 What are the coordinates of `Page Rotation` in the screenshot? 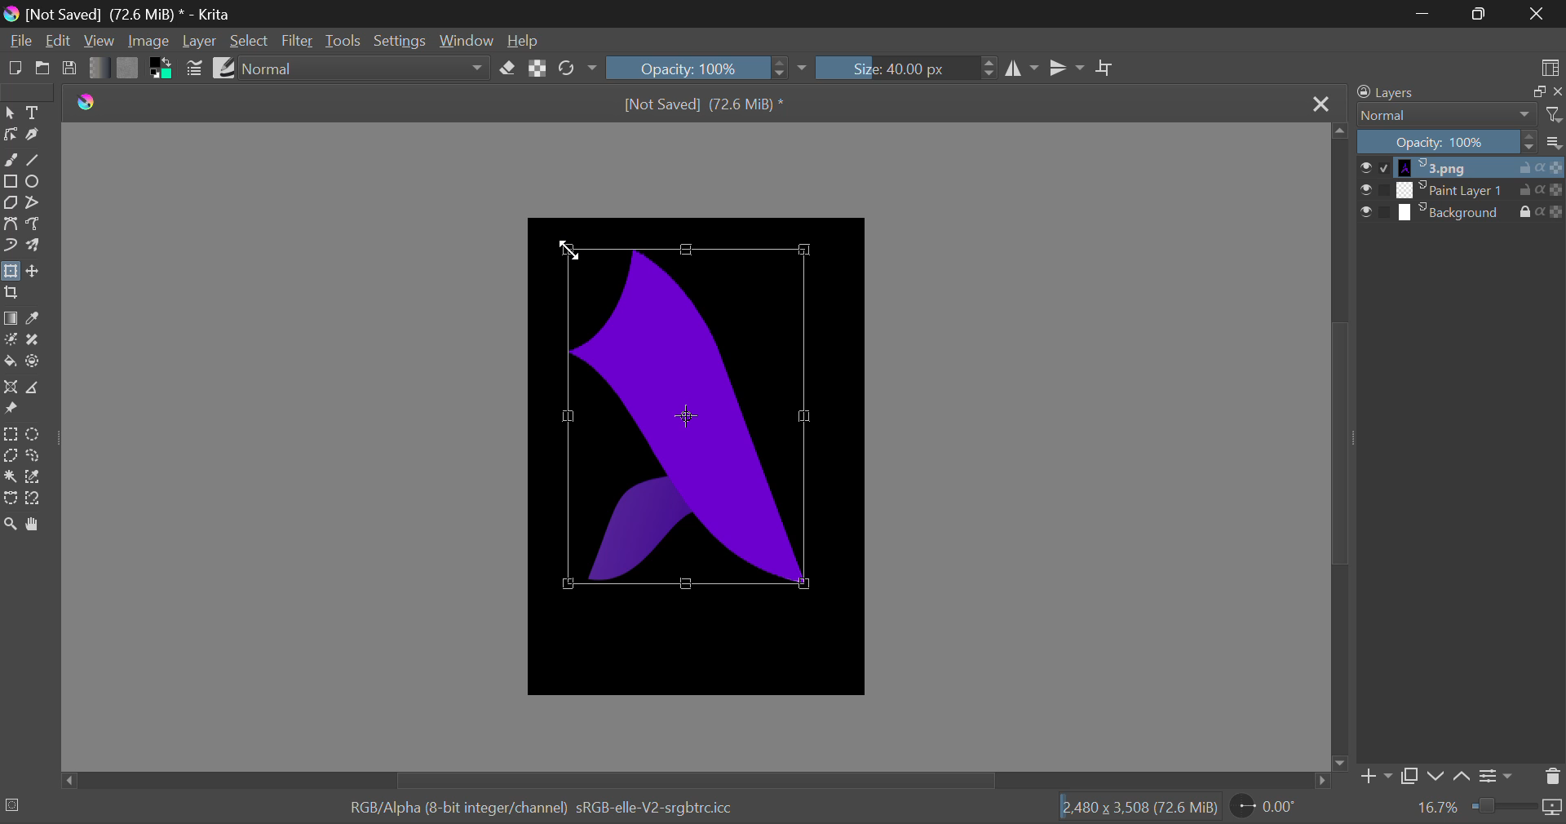 It's located at (1274, 807).